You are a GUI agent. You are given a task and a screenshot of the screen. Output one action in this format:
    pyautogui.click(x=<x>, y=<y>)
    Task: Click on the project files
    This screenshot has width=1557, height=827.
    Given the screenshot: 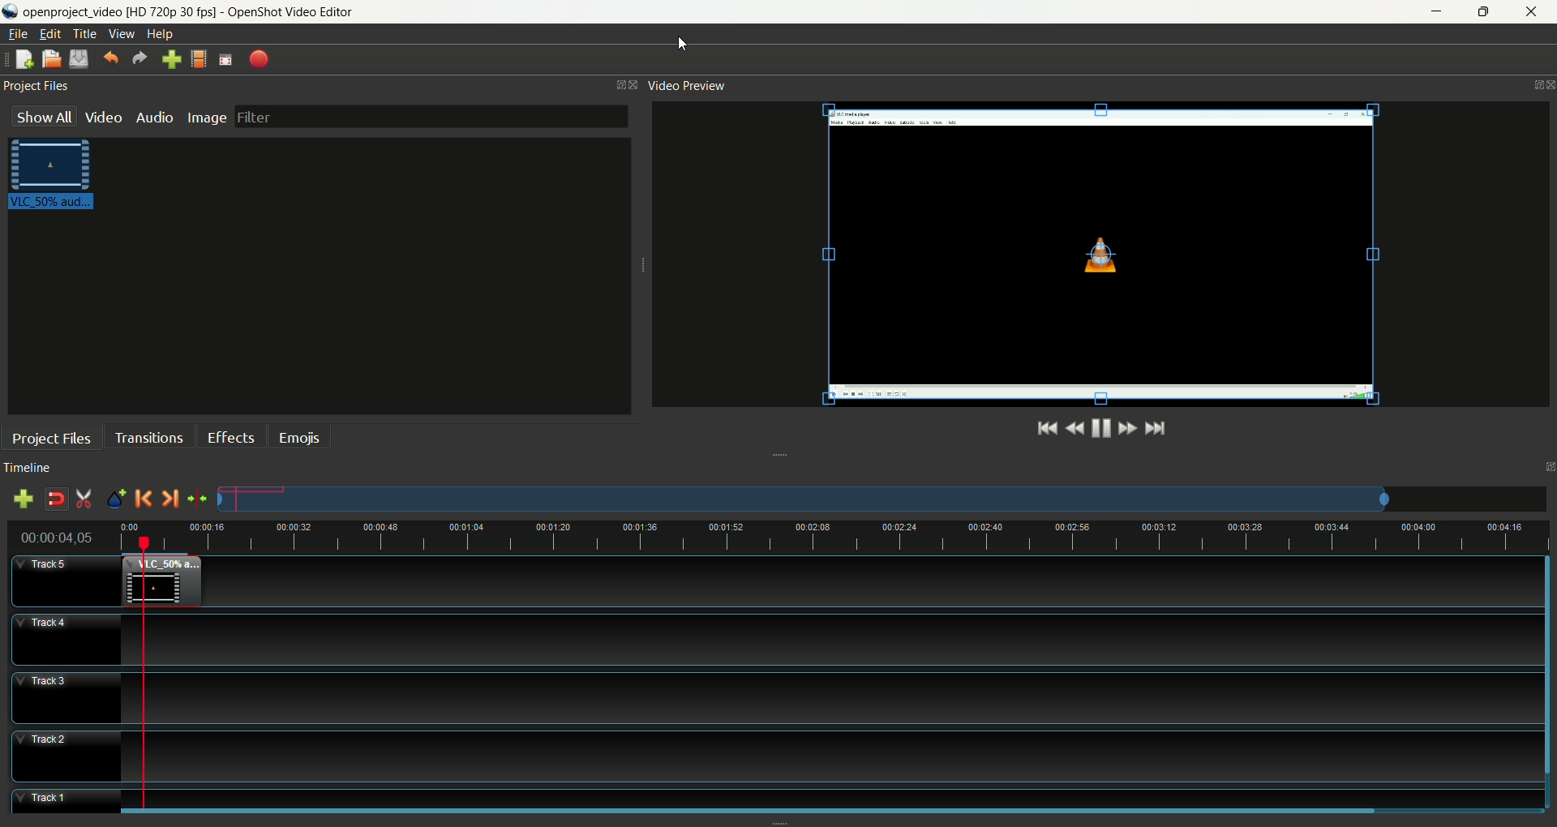 What is the action you would take?
    pyautogui.click(x=36, y=84)
    